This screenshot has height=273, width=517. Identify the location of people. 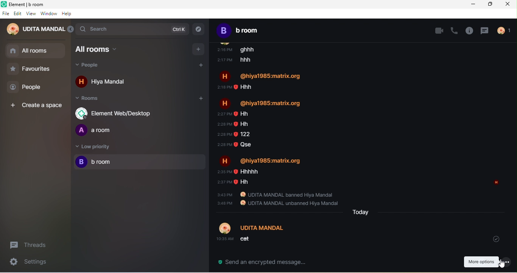
(30, 87).